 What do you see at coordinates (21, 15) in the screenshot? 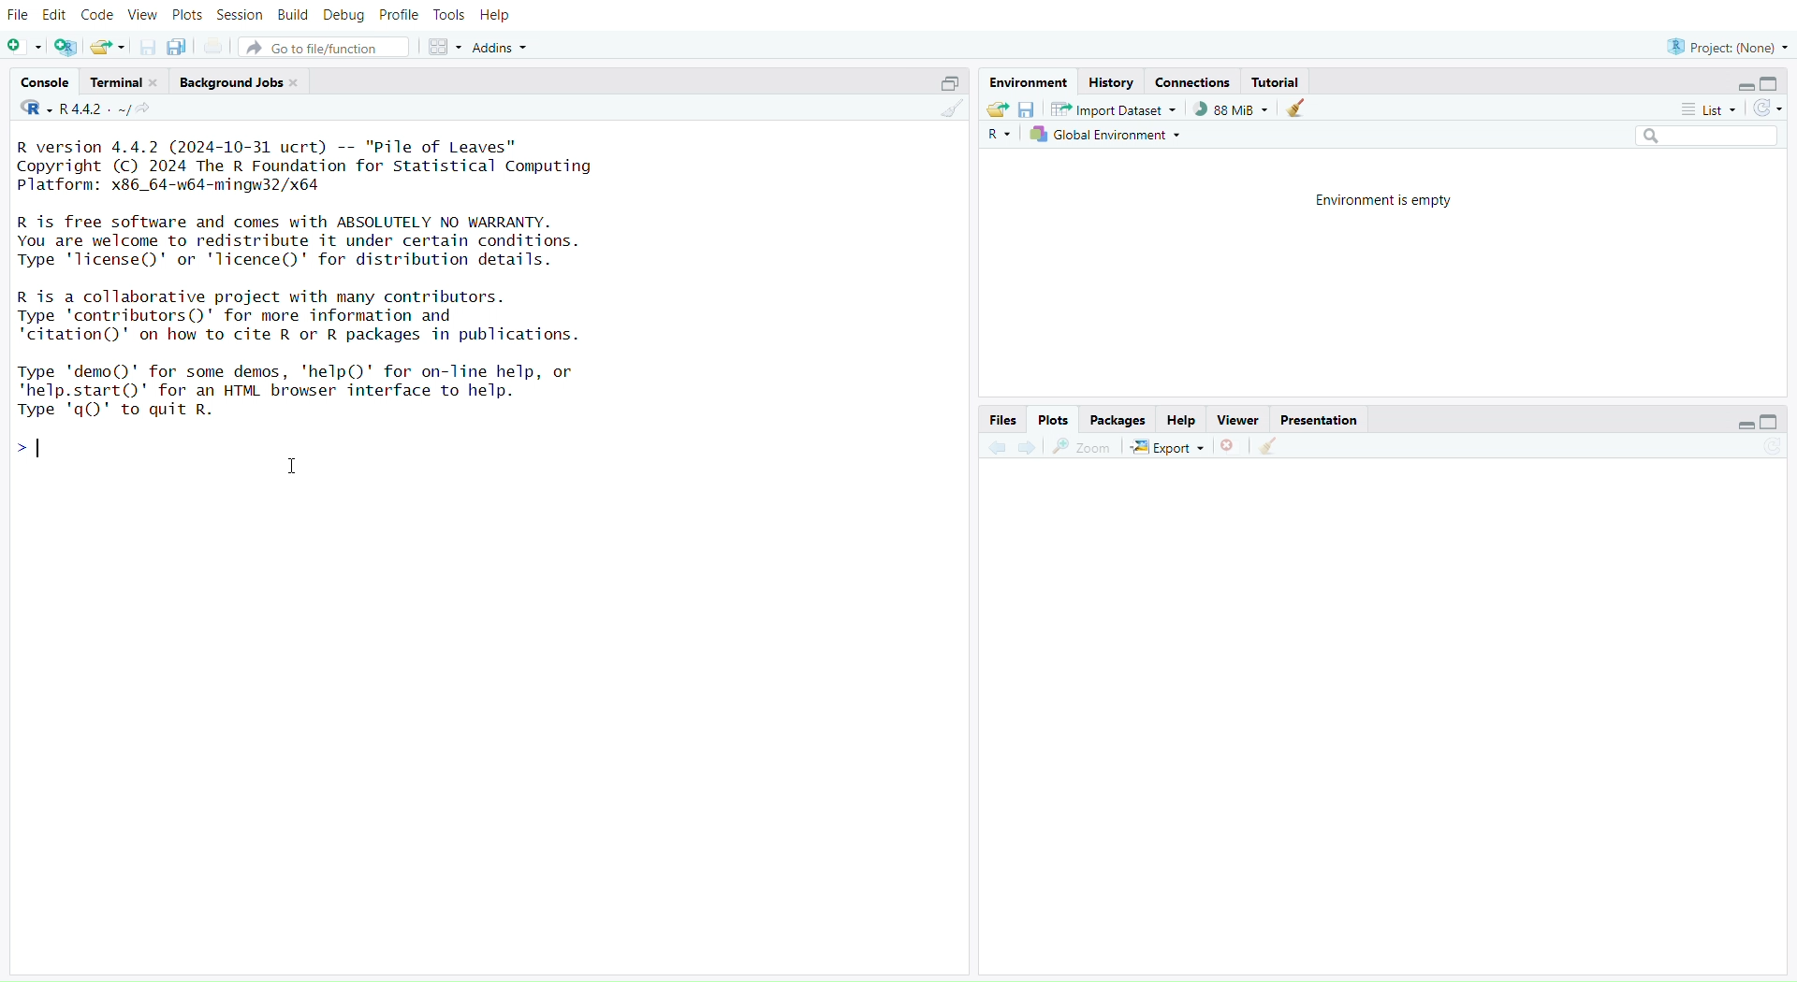
I see `file` at bounding box center [21, 15].